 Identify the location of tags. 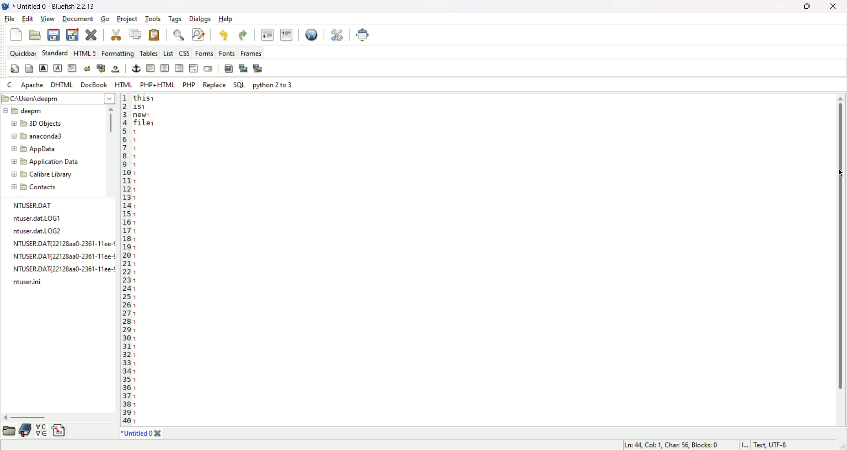
(175, 19).